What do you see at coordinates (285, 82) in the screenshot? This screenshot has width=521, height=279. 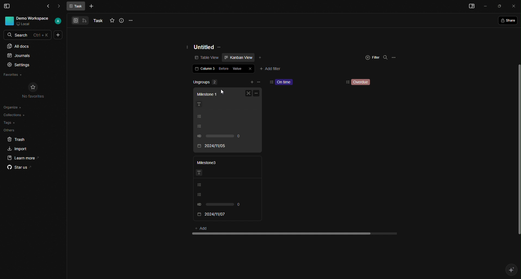 I see `On time` at bounding box center [285, 82].